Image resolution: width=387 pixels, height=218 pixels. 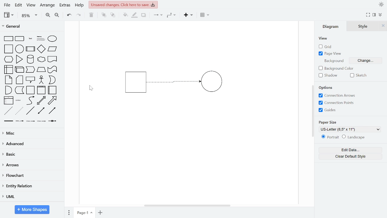 I want to click on text box, so click(x=41, y=39).